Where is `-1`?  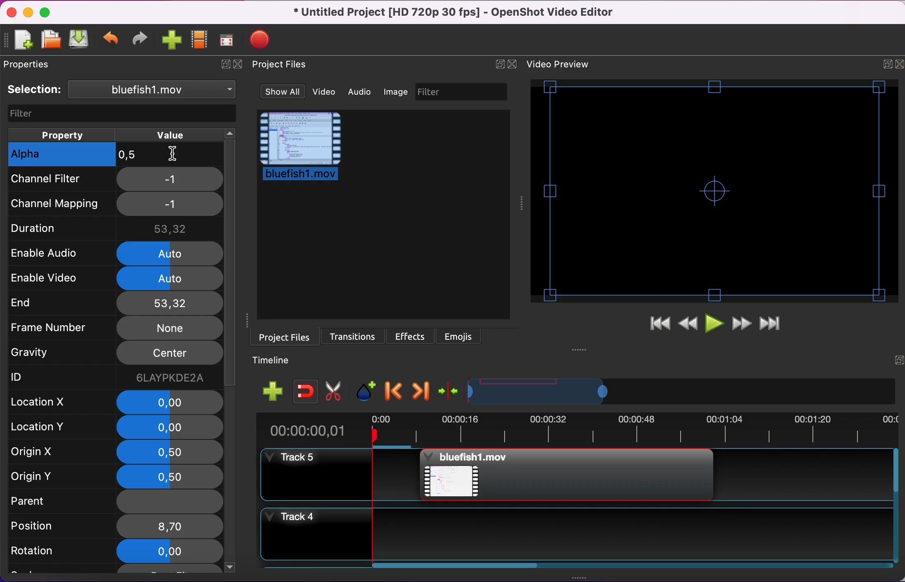
-1 is located at coordinates (171, 205).